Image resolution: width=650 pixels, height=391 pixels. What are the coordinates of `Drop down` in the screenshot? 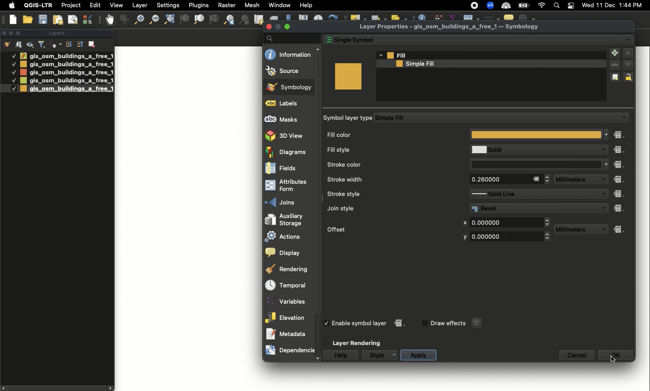 It's located at (395, 355).